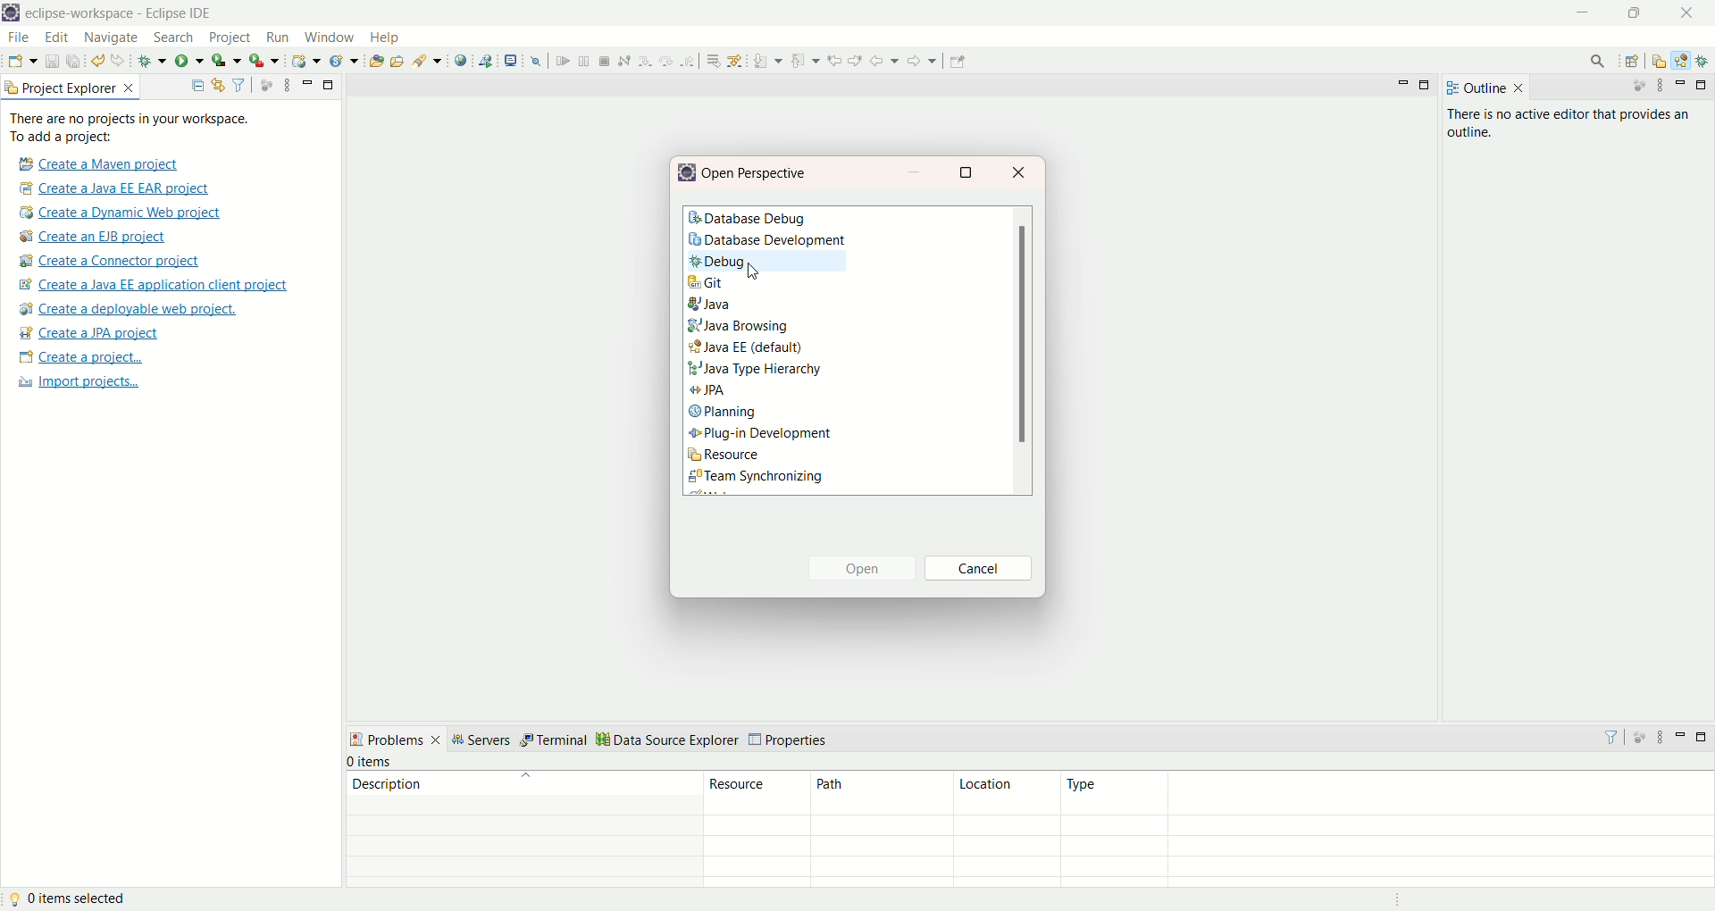 The height and width of the screenshot is (911, 1715). I want to click on 0 items, so click(373, 760).